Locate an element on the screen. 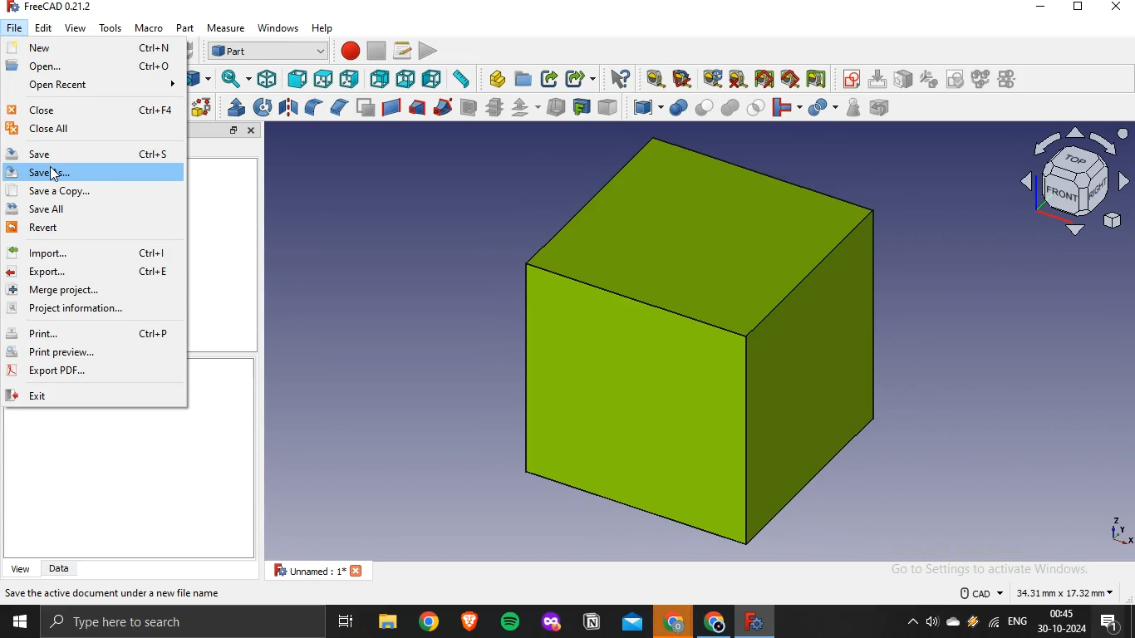  brave is located at coordinates (469, 621).